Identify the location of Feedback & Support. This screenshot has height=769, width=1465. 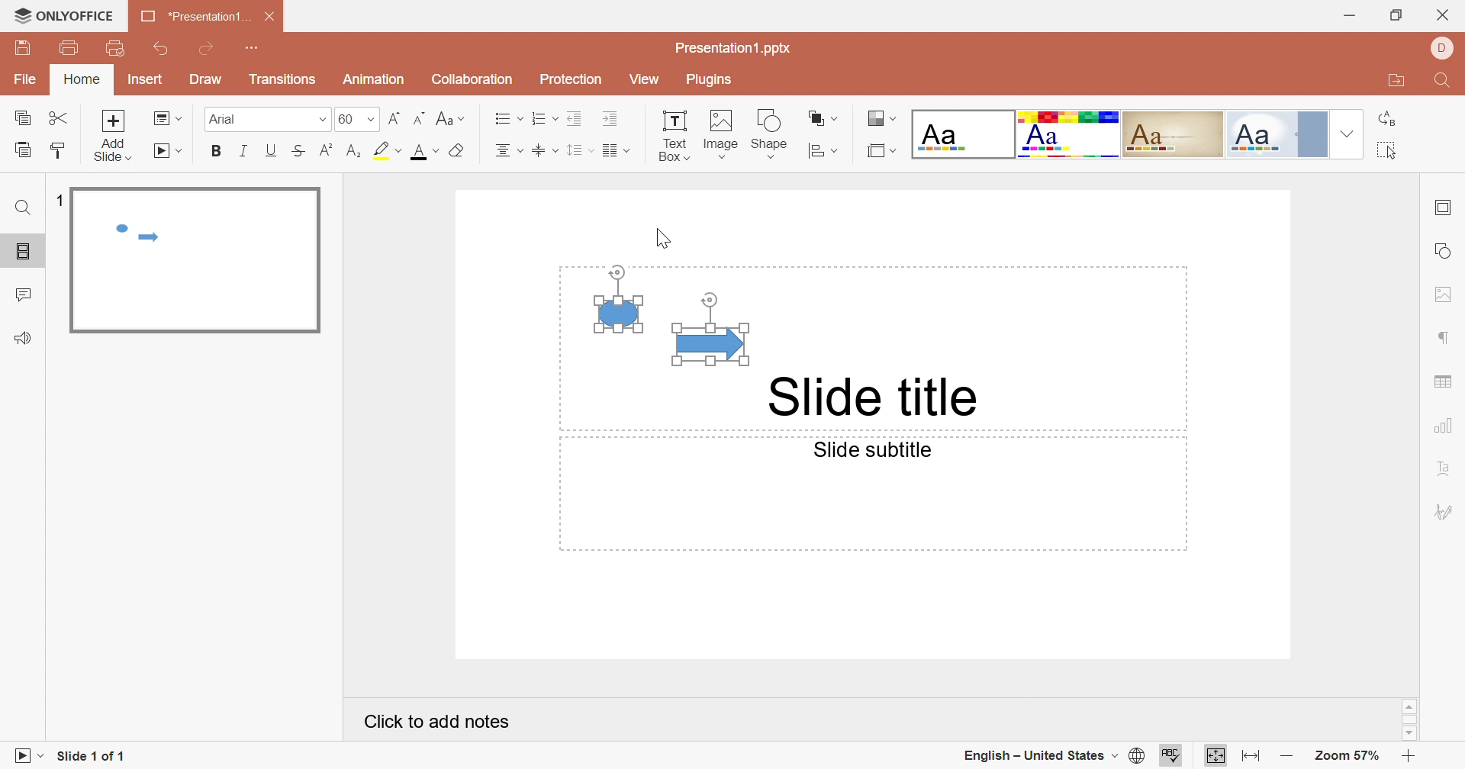
(25, 340).